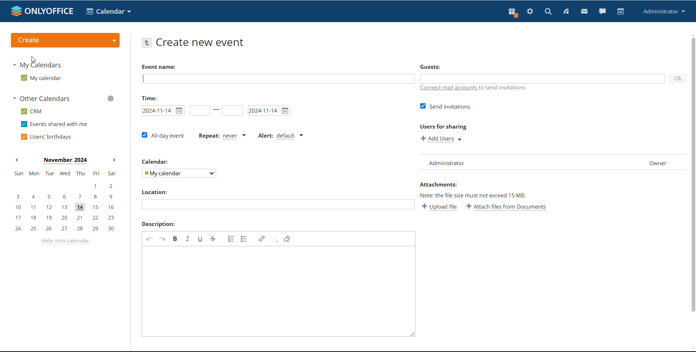  I want to click on hide mini calendar, so click(65, 241).